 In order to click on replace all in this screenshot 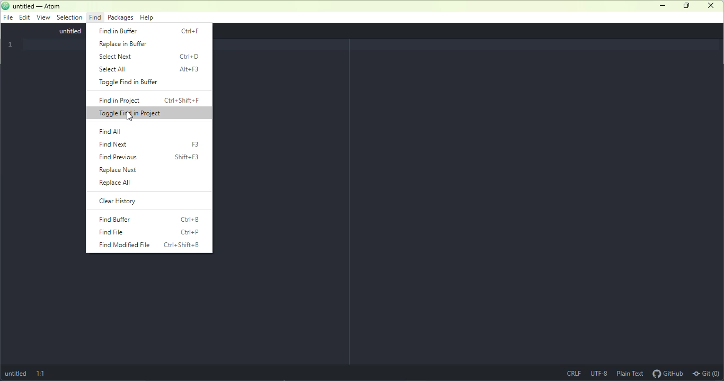, I will do `click(144, 185)`.